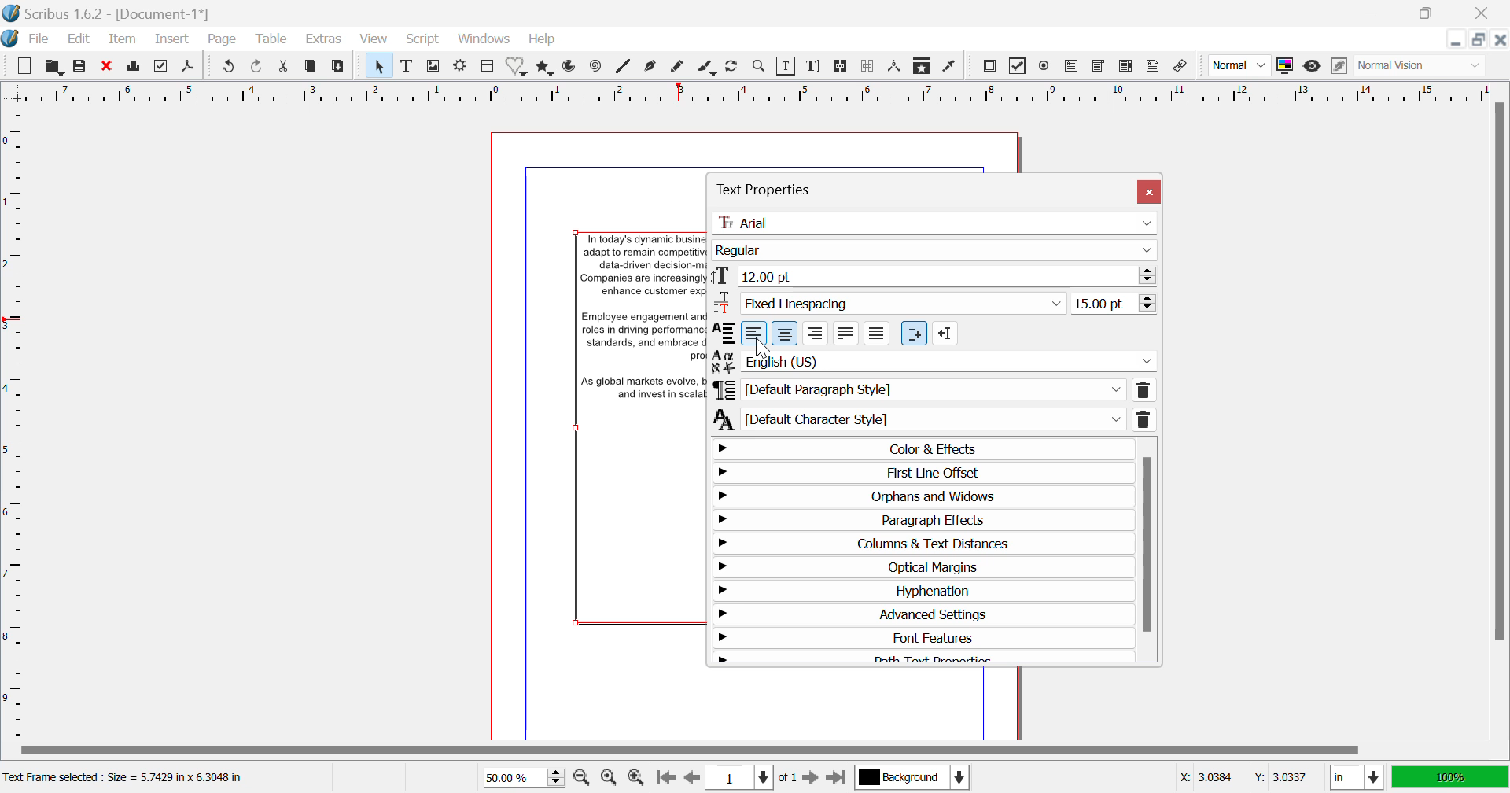 This screenshot has width=1510, height=793. What do you see at coordinates (753, 335) in the screenshot?
I see `Left Align` at bounding box center [753, 335].